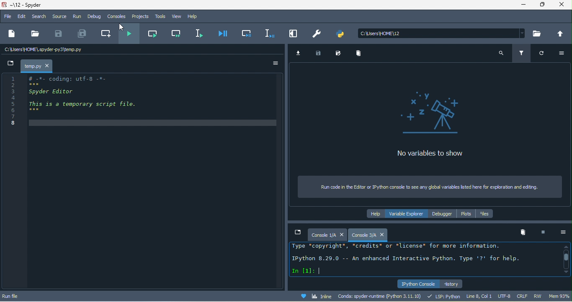 The width and height of the screenshot is (572, 302). What do you see at coordinates (82, 33) in the screenshot?
I see `save all` at bounding box center [82, 33].